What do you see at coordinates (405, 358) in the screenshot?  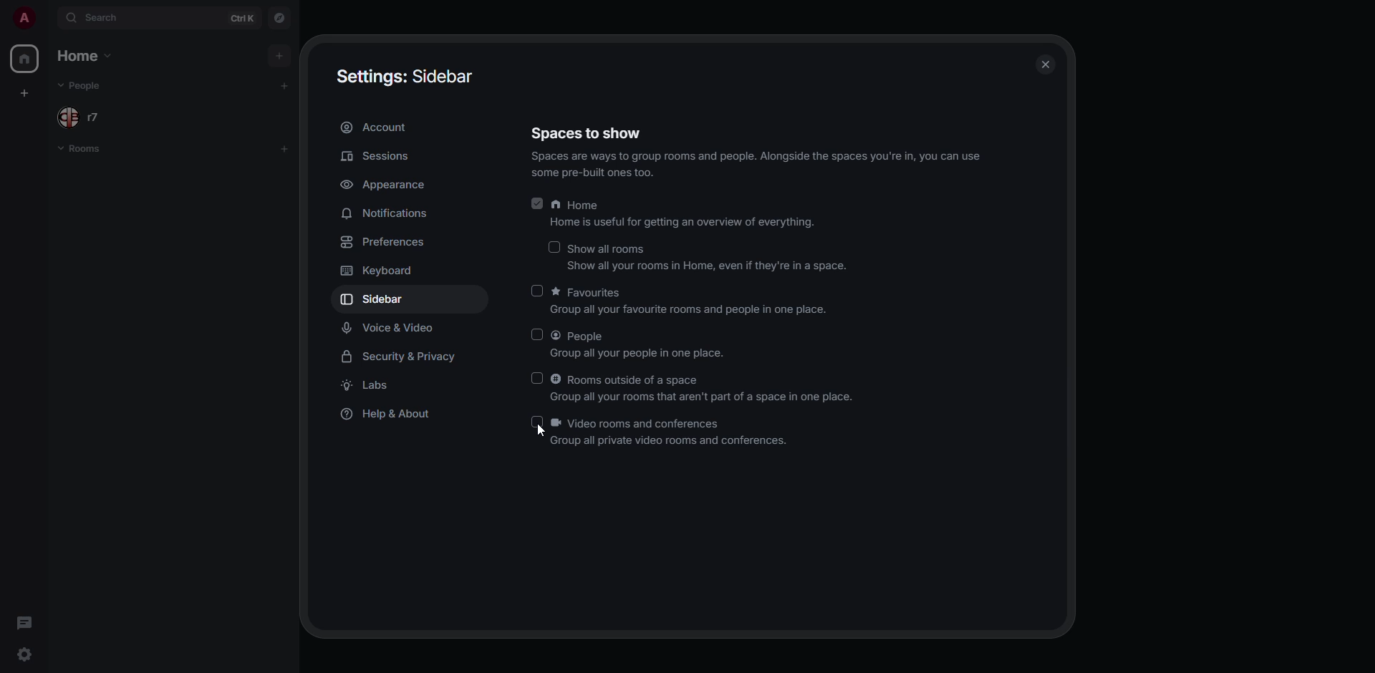 I see `security & privacy` at bounding box center [405, 358].